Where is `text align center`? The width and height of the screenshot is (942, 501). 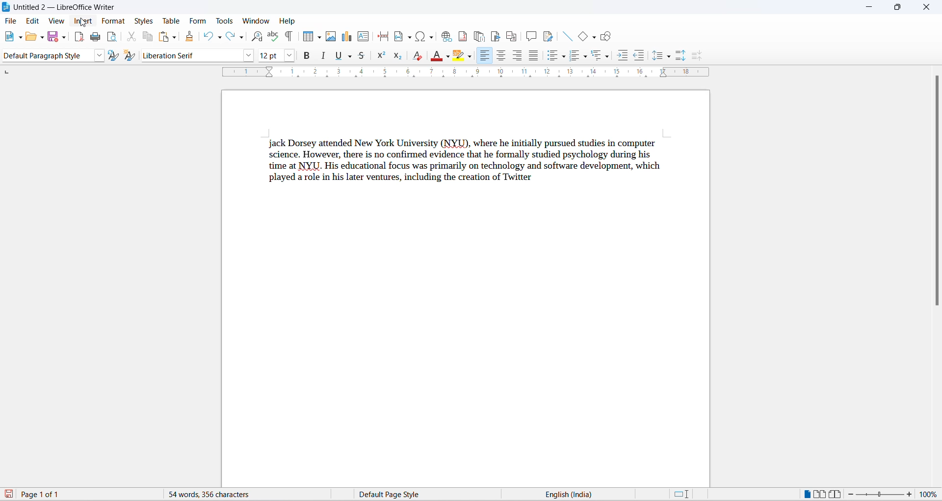
text align center is located at coordinates (499, 55).